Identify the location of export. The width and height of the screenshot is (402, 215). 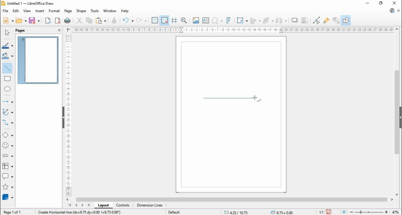
(48, 20).